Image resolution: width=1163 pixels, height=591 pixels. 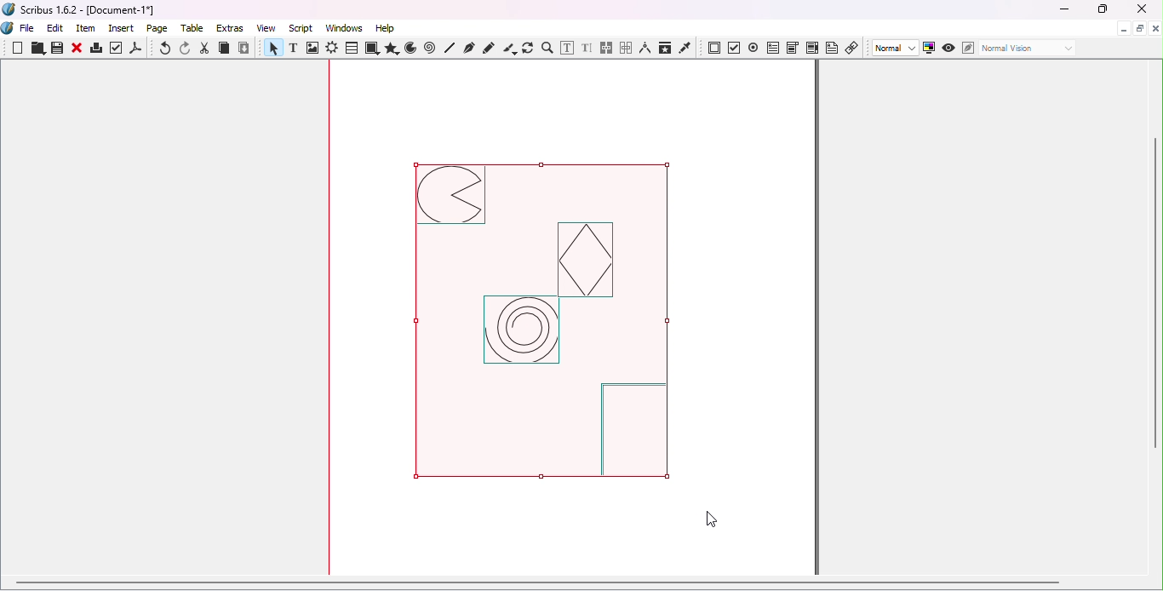 I want to click on Select item, so click(x=272, y=49).